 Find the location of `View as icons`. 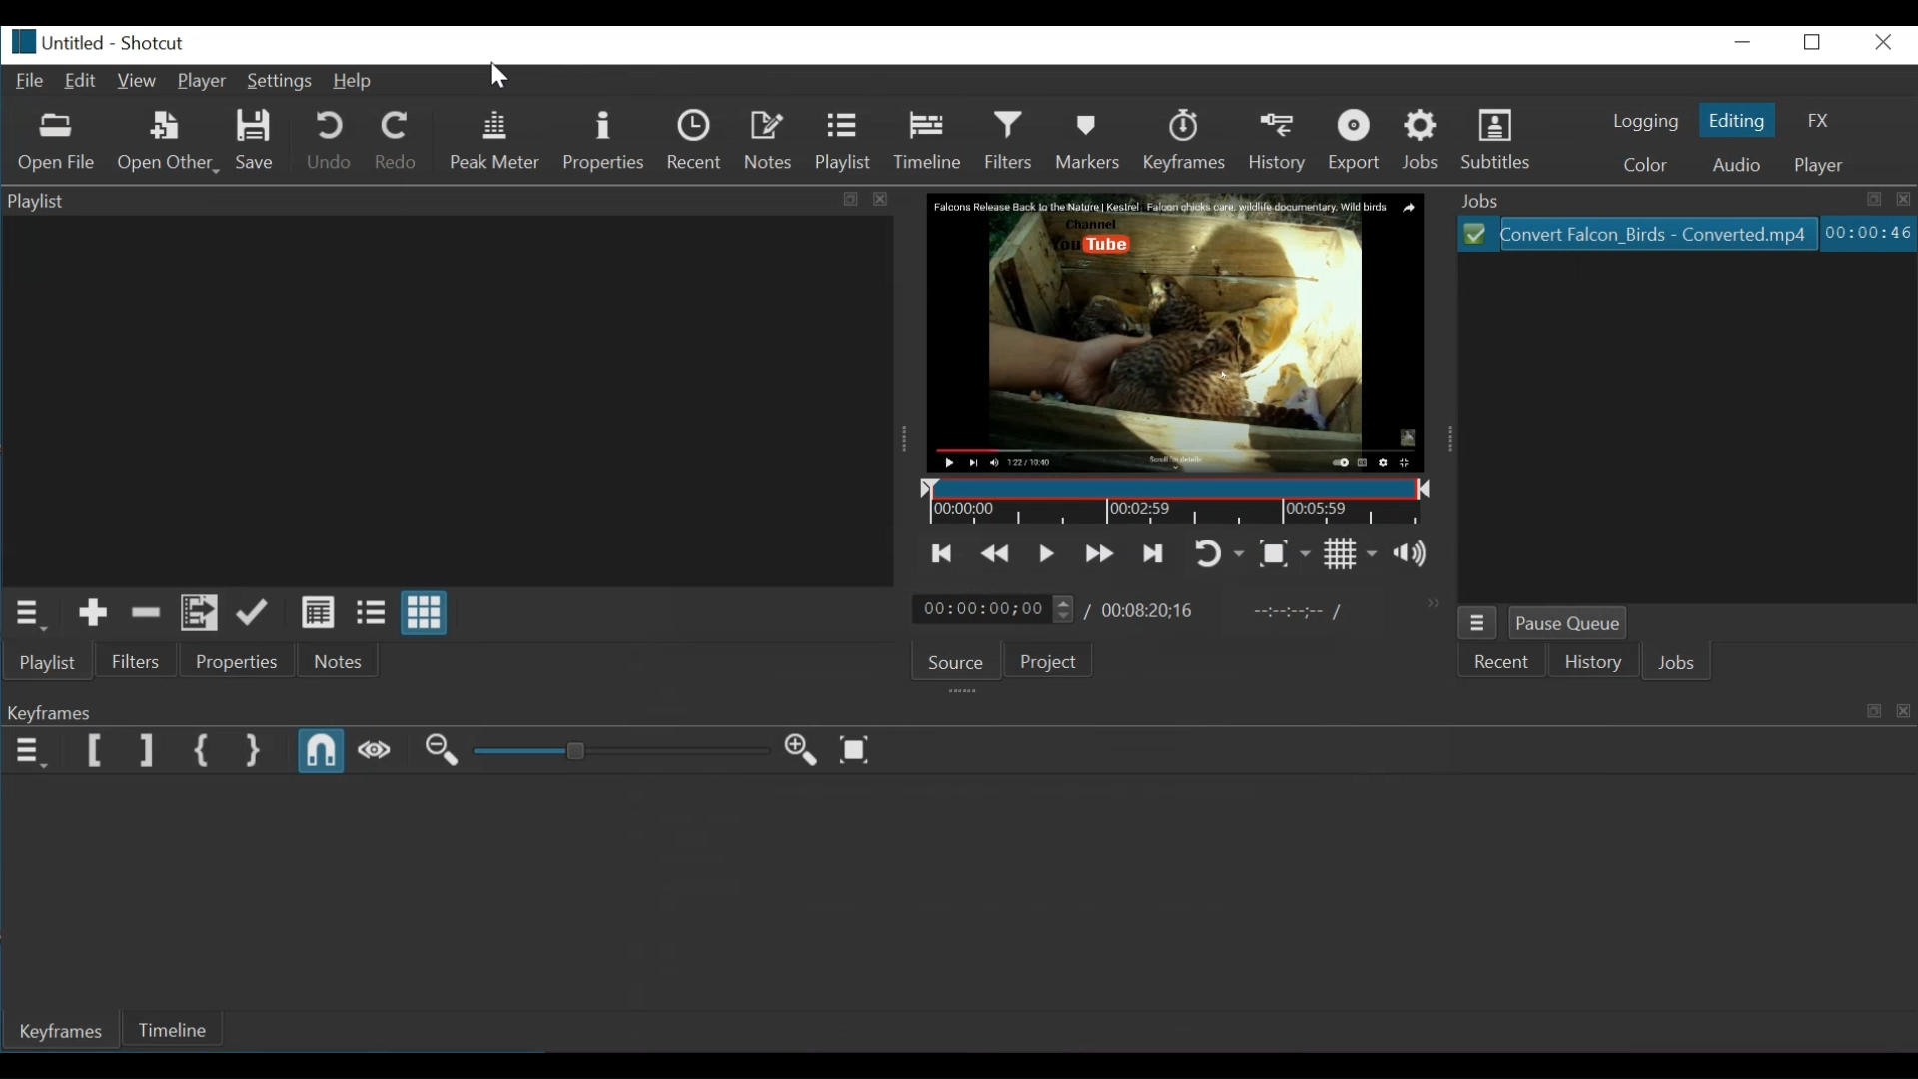

View as icons is located at coordinates (425, 612).